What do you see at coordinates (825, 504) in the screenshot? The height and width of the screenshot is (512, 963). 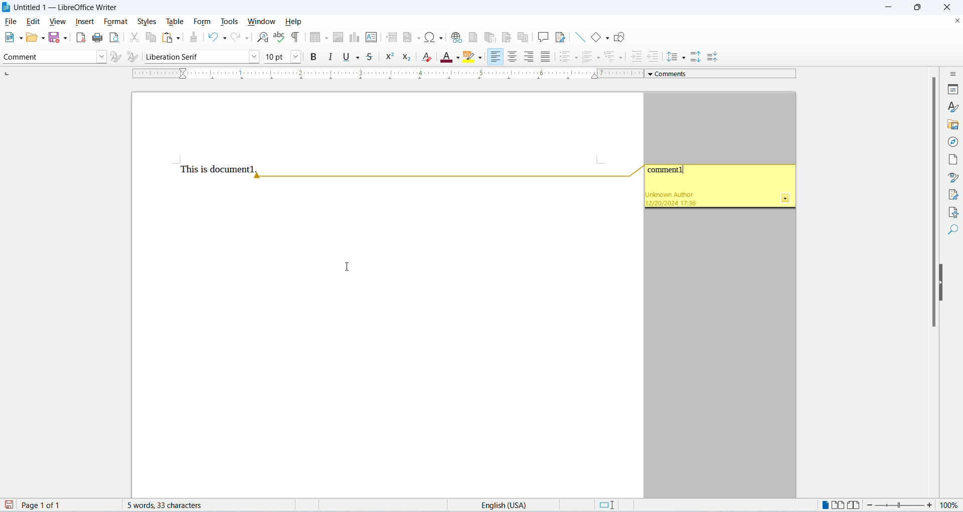 I see `single page view` at bounding box center [825, 504].